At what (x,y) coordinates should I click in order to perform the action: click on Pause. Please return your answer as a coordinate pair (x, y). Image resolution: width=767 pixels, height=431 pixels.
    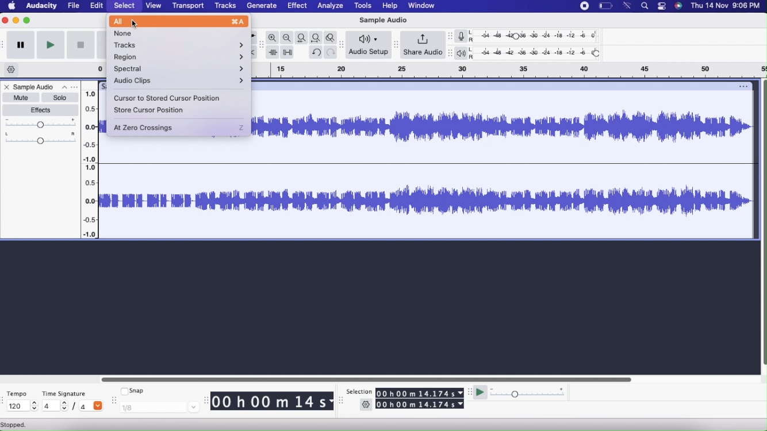
    Looking at the image, I should click on (21, 45).